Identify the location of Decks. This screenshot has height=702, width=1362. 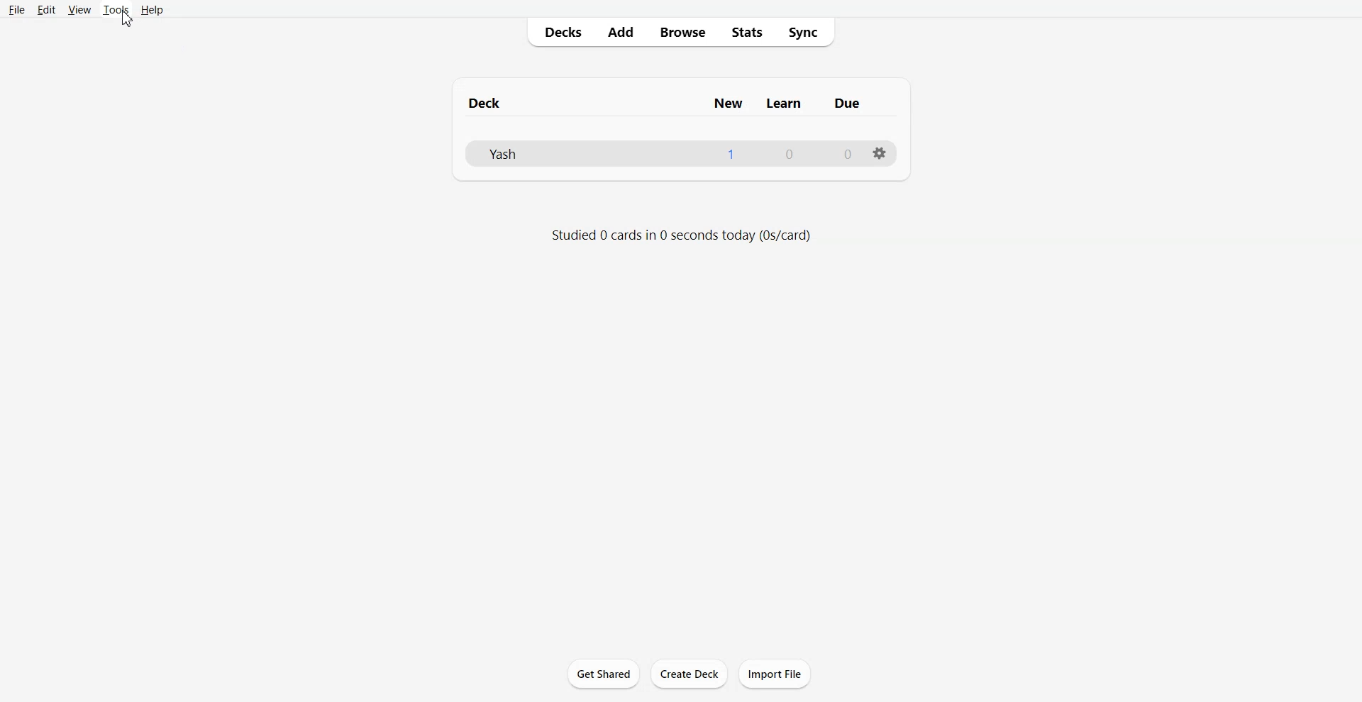
(560, 33).